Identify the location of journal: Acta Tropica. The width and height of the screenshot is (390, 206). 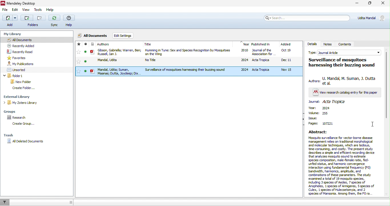
(329, 103).